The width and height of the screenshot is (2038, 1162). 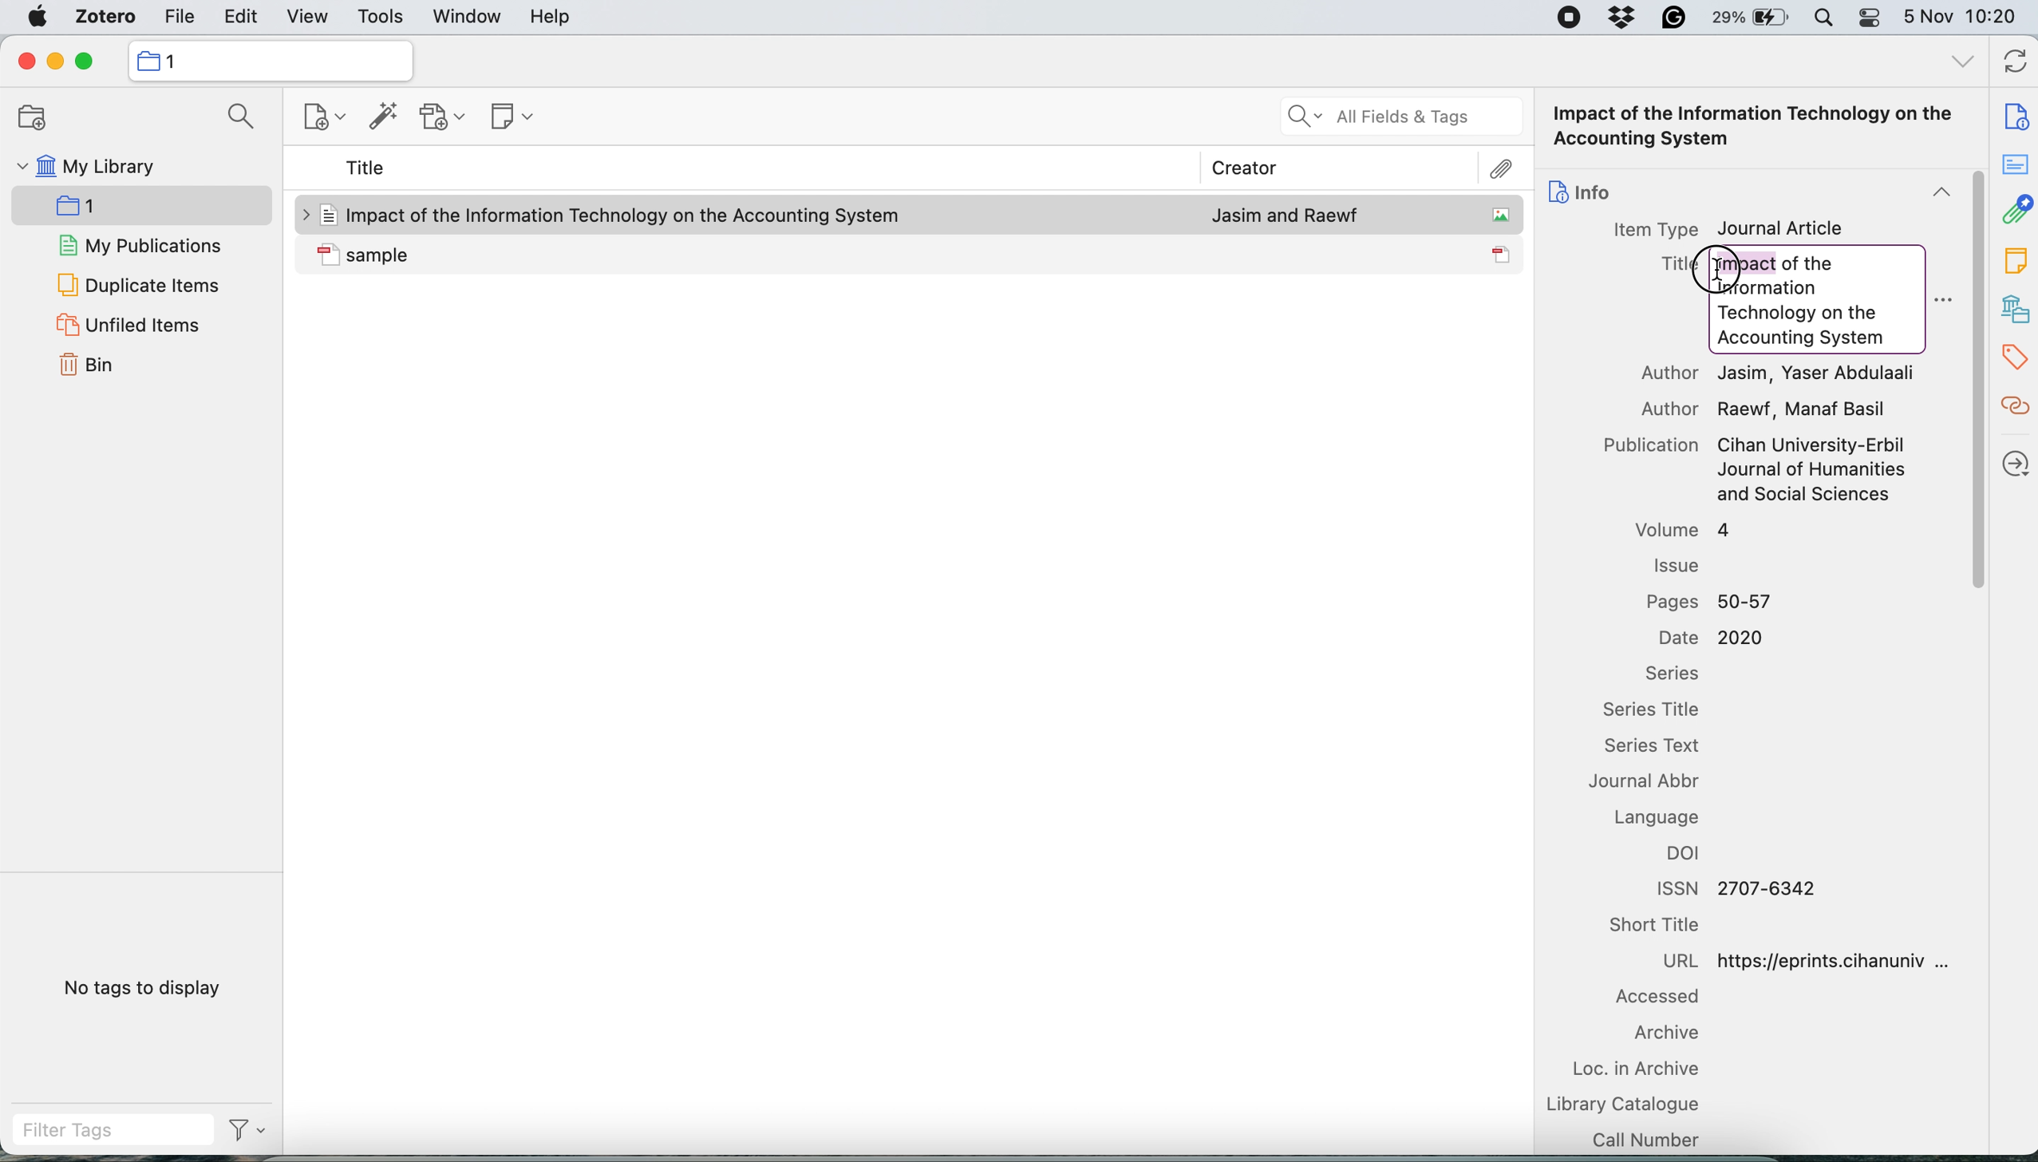 What do you see at coordinates (1719, 638) in the screenshot?
I see `Date 2020` at bounding box center [1719, 638].